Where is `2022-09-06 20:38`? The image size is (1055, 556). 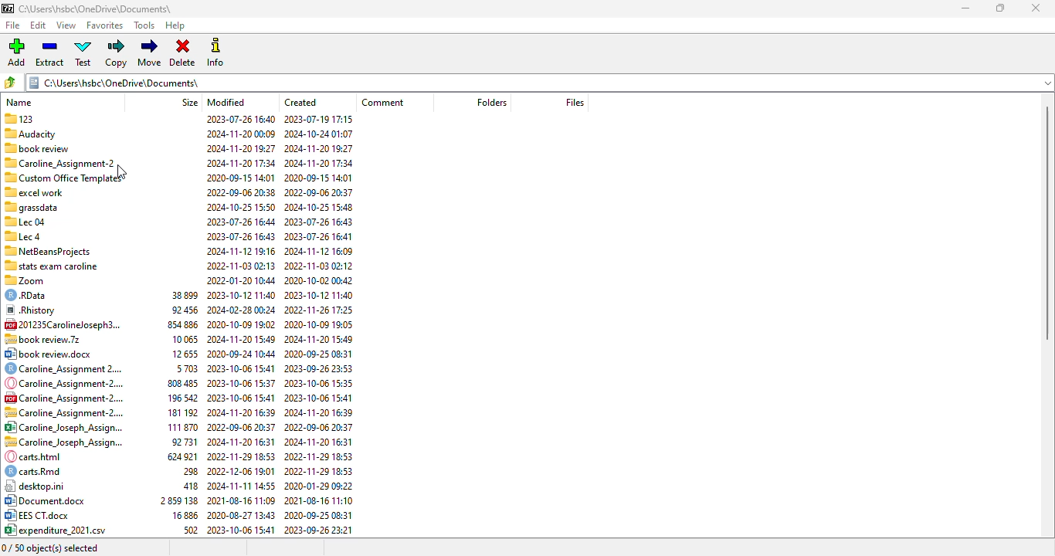 2022-09-06 20:38 is located at coordinates (239, 192).